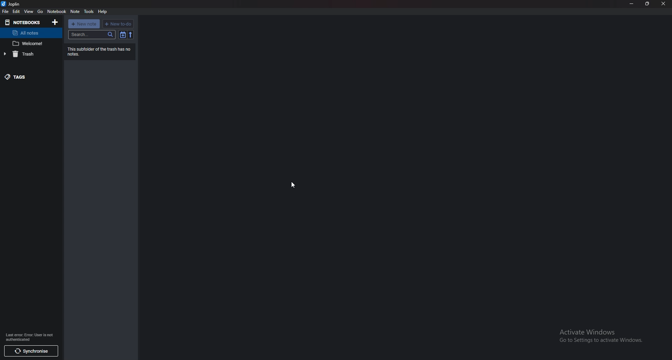 Image resolution: width=672 pixels, height=360 pixels. Describe the element at coordinates (31, 32) in the screenshot. I see `All notes` at that location.